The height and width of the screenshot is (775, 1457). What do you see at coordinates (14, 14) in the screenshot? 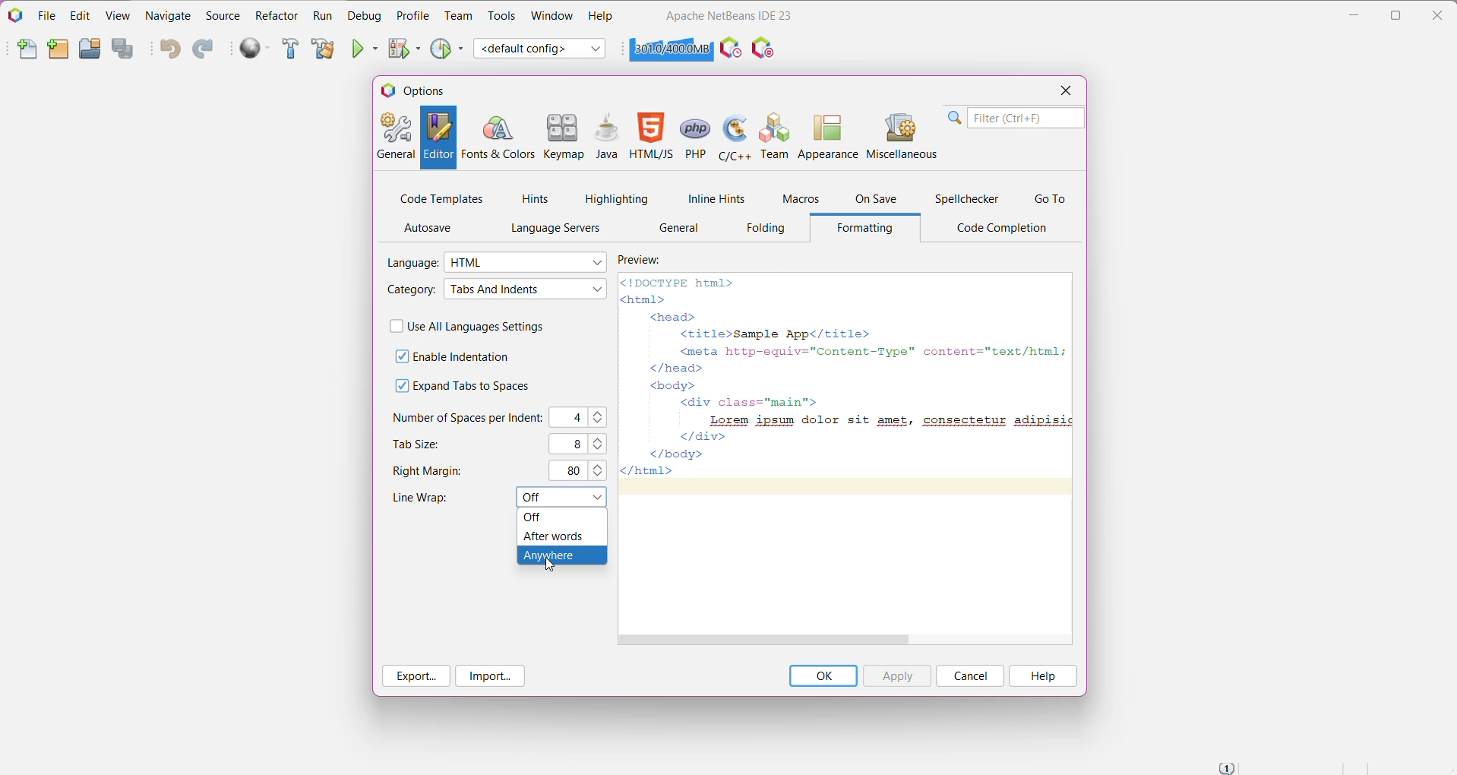
I see `Application Logo` at bounding box center [14, 14].